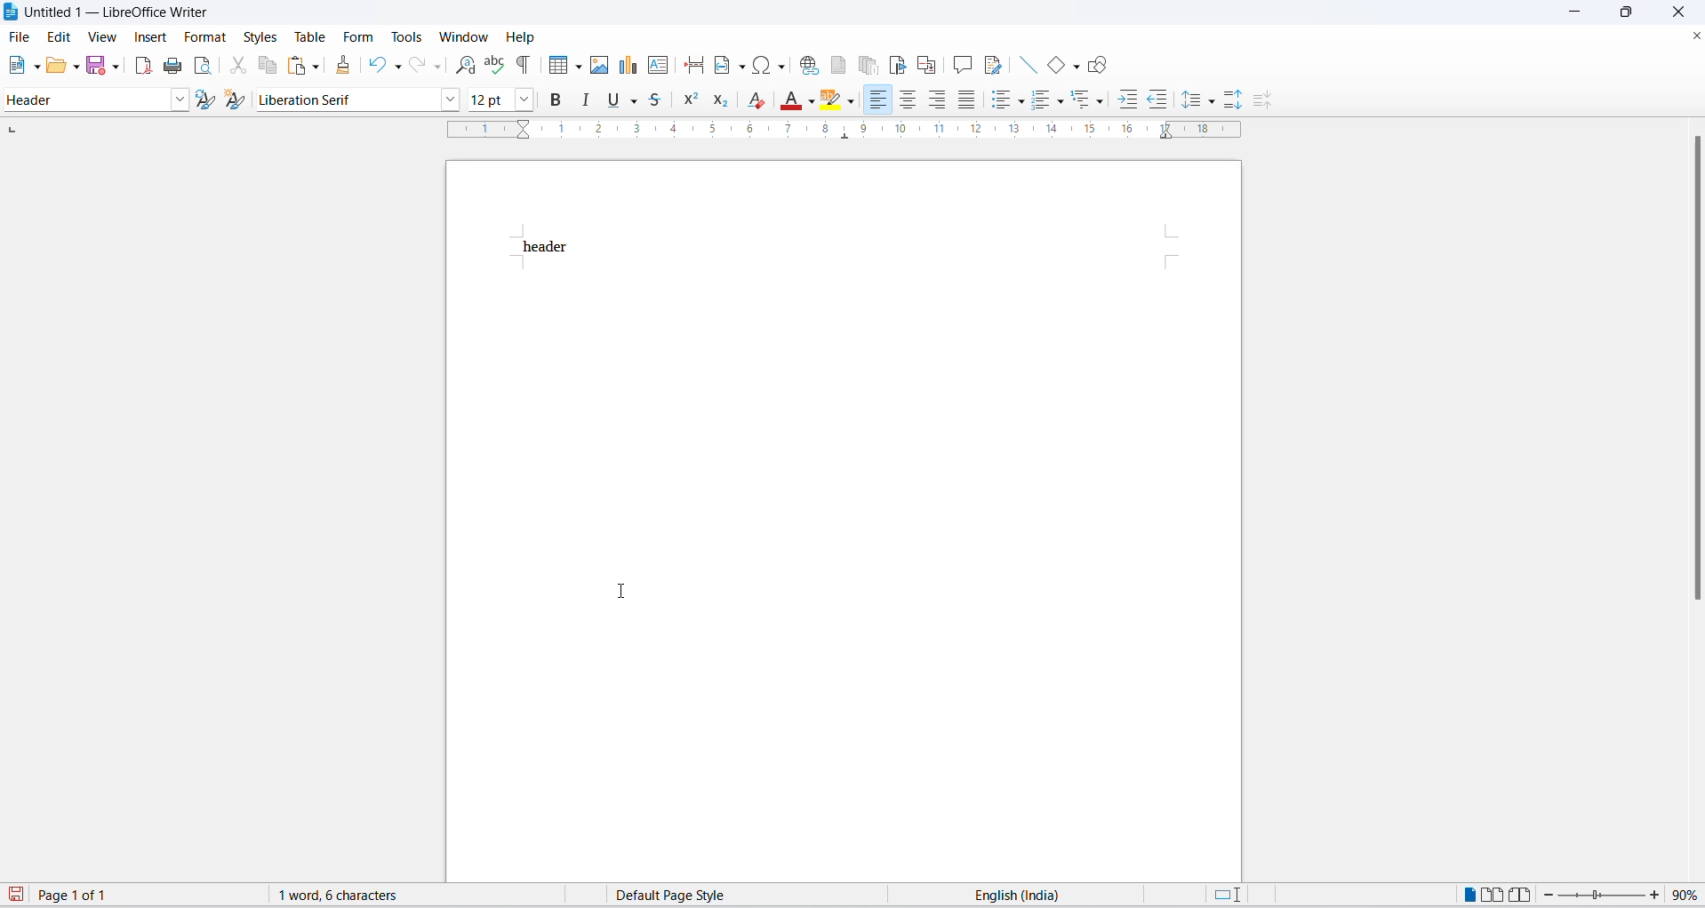  I want to click on copy, so click(267, 66).